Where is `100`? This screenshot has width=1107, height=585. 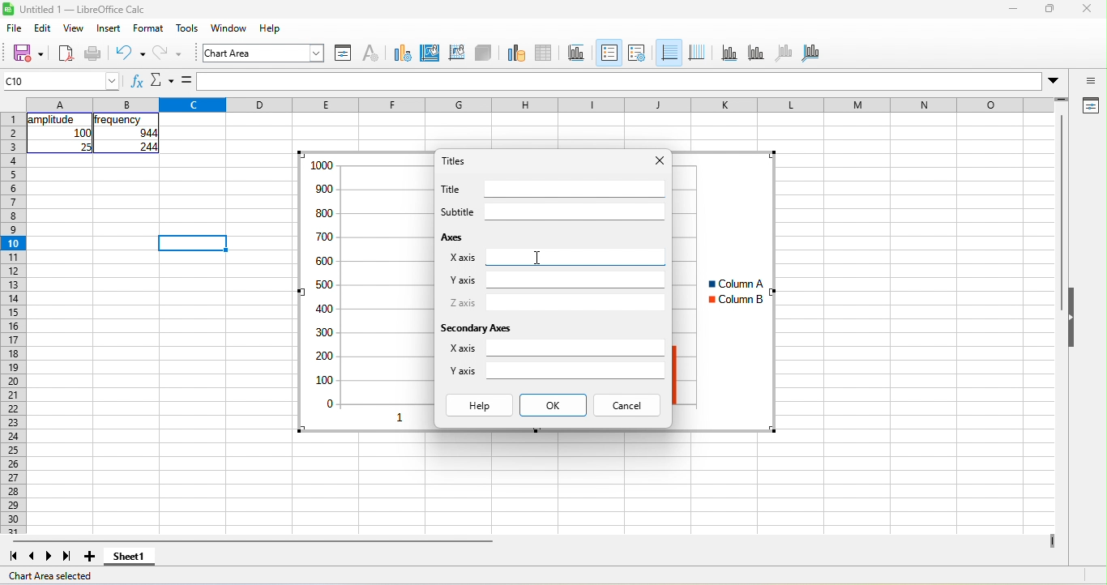 100 is located at coordinates (82, 133).